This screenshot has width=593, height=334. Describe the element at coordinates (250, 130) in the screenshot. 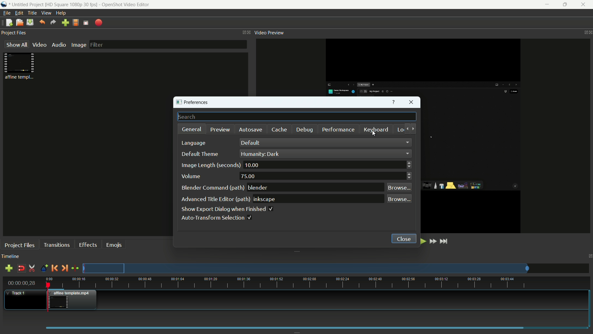

I see `autosave` at that location.